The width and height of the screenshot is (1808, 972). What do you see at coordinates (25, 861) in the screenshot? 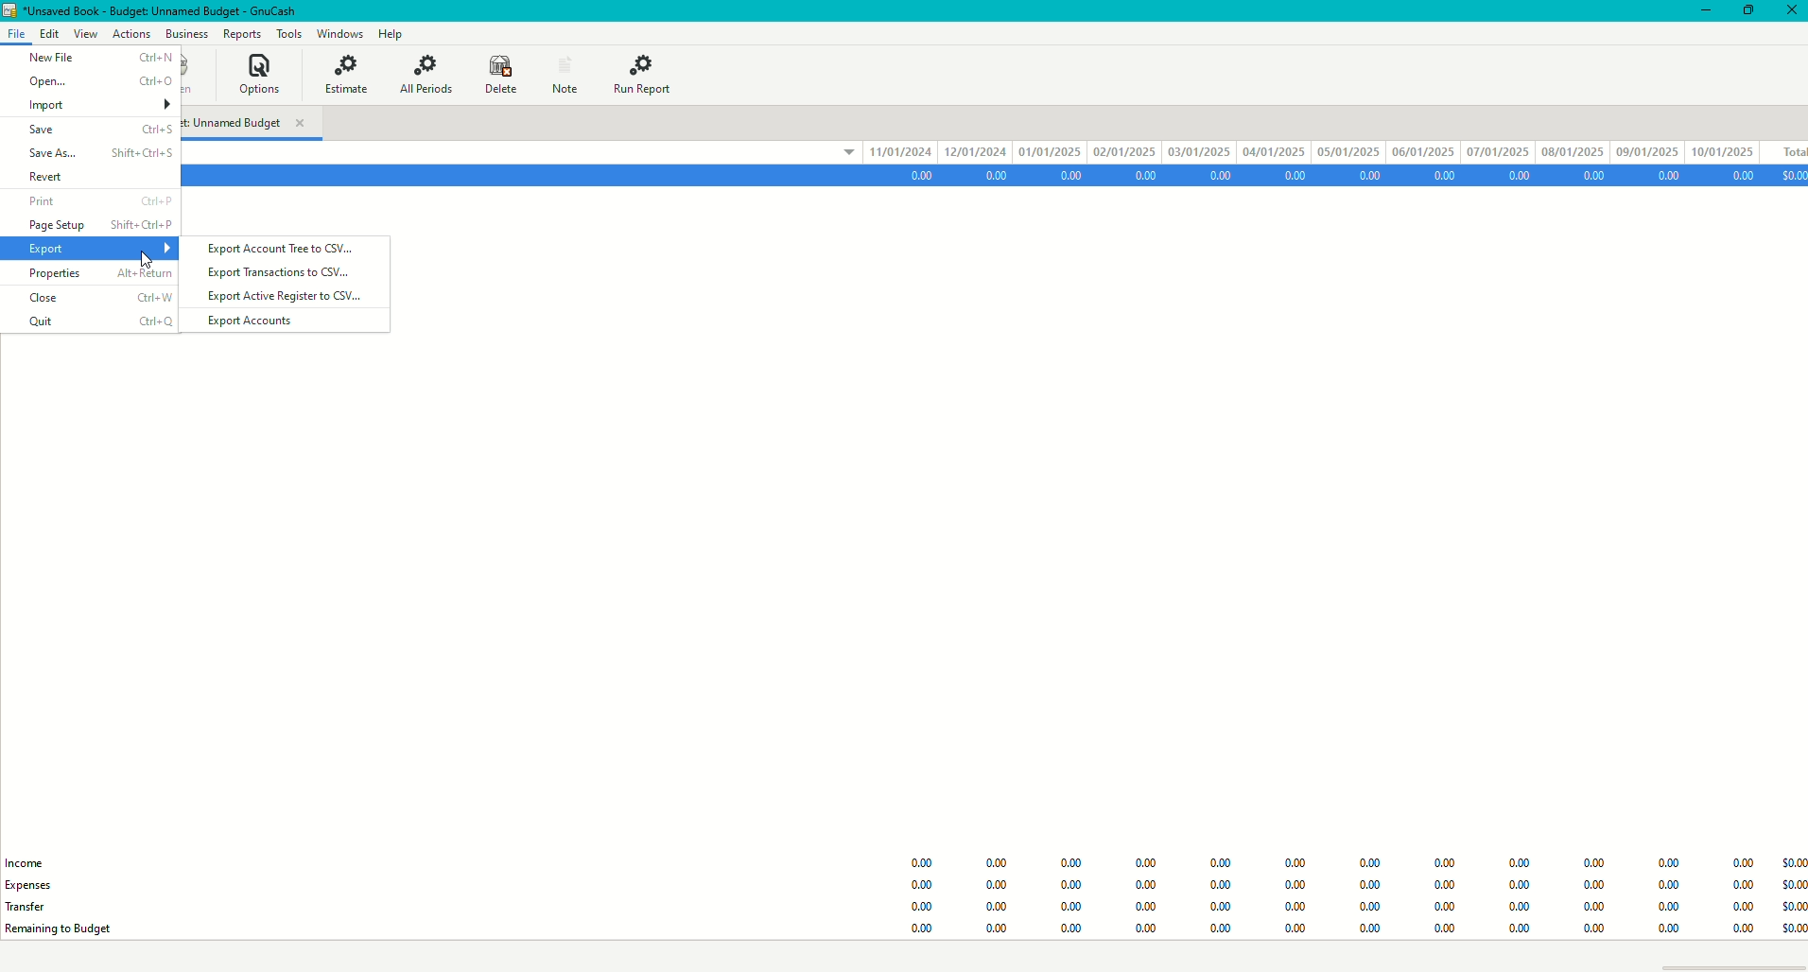
I see `Income` at bounding box center [25, 861].